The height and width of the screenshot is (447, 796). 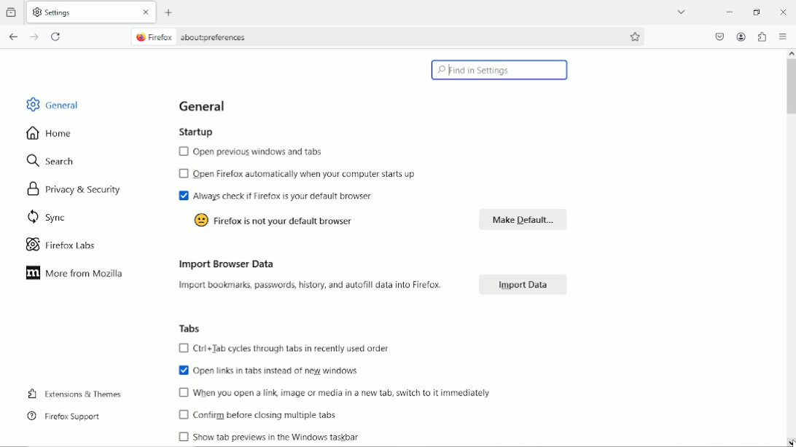 I want to click on reload current page, so click(x=56, y=36).